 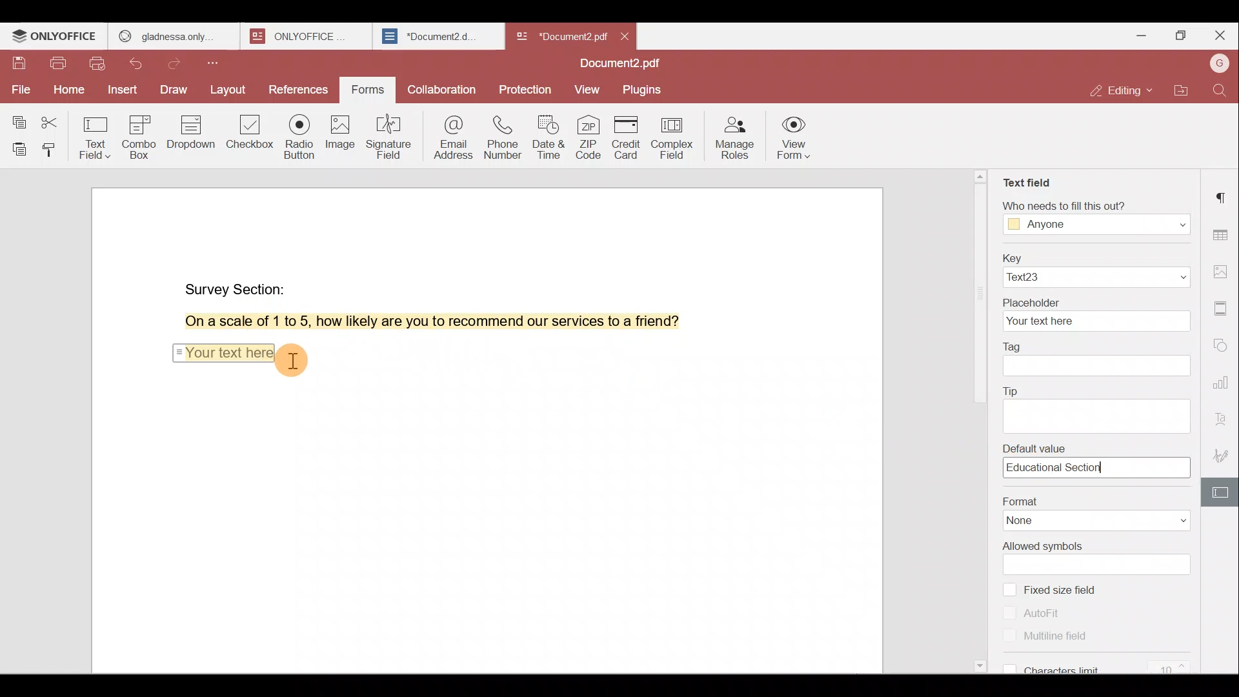 What do you see at coordinates (1092, 510) in the screenshot?
I see `Format` at bounding box center [1092, 510].